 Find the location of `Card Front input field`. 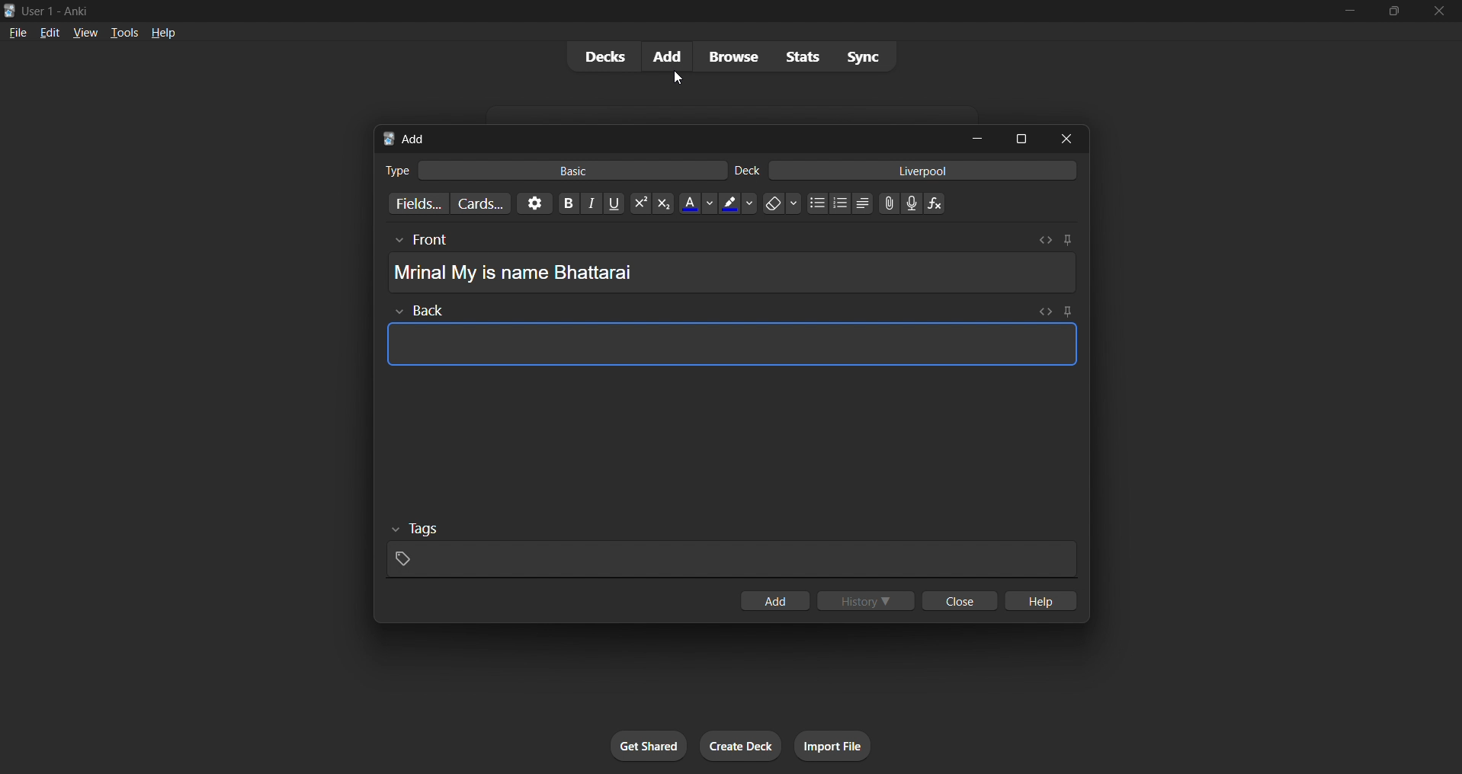

Card Front input field is located at coordinates (736, 263).